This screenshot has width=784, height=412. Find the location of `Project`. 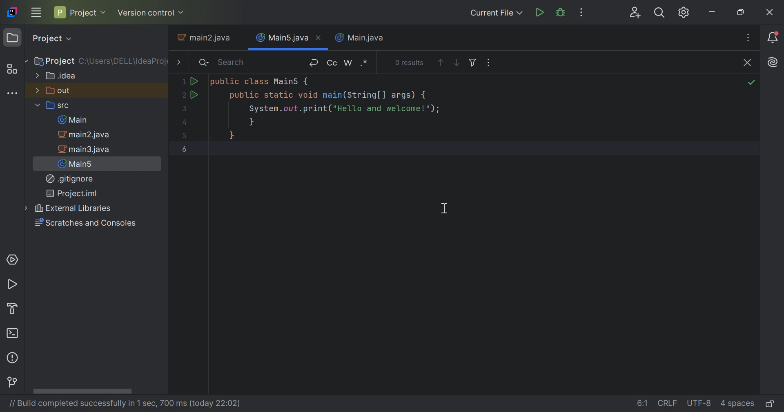

Project is located at coordinates (53, 62).